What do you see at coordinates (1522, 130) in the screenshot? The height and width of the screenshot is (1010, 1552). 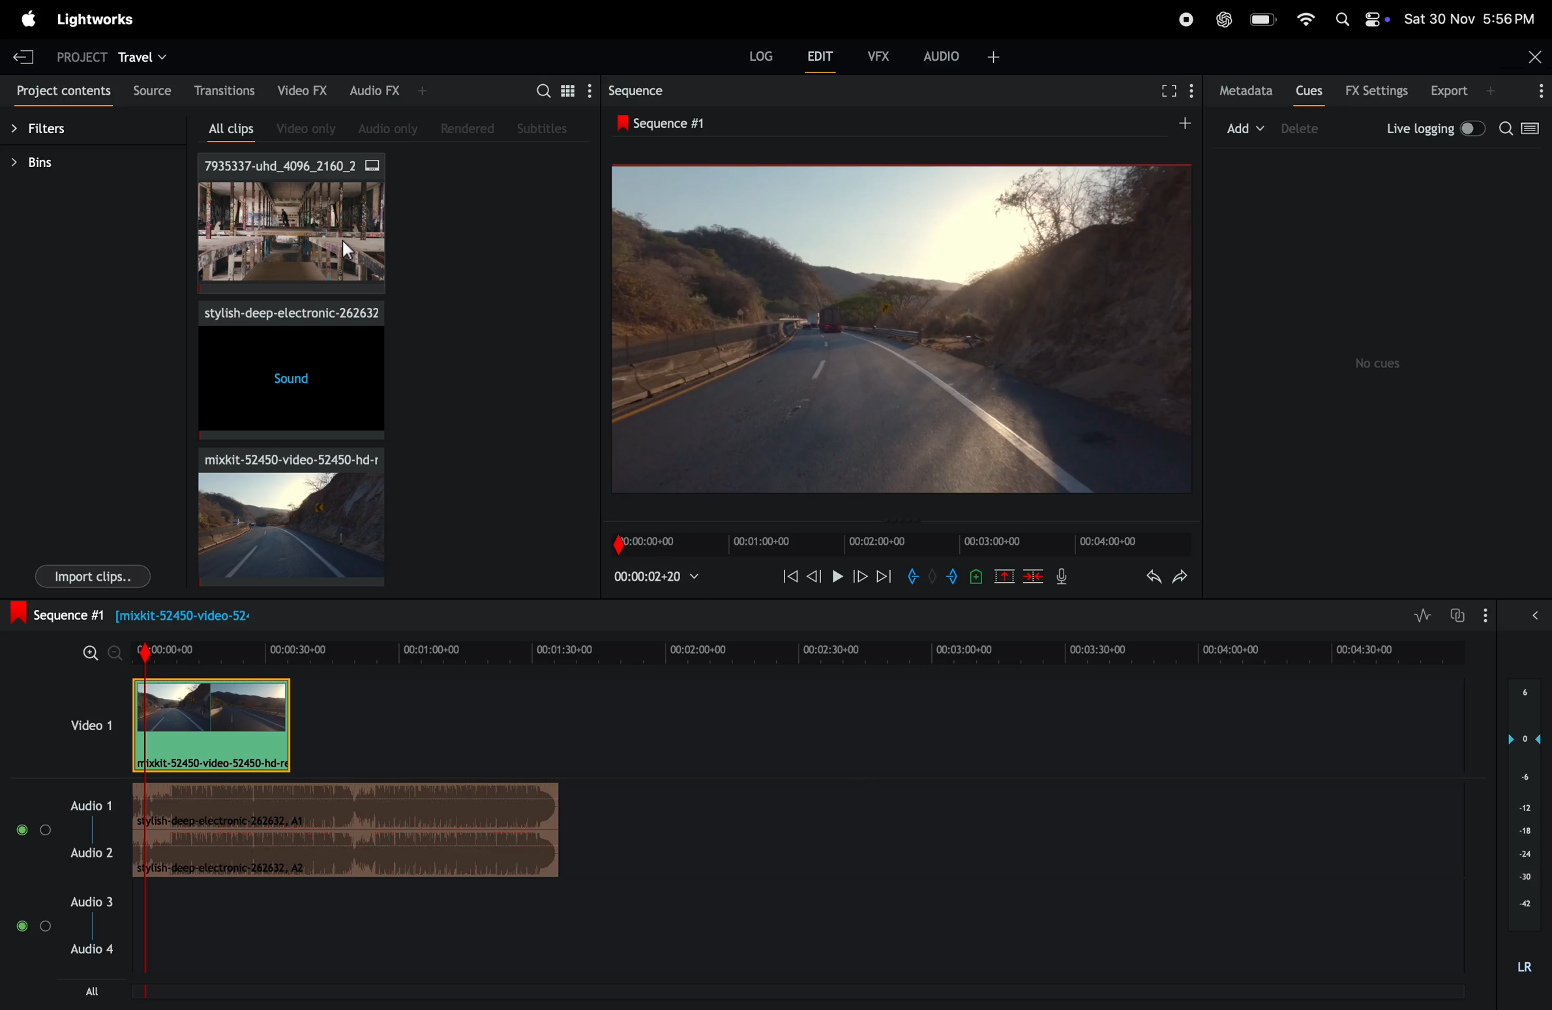 I see `search` at bounding box center [1522, 130].